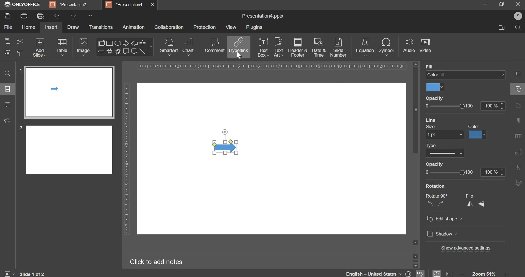 Image resolution: width=525 pixels, height=277 pixels. What do you see at coordinates (298, 48) in the screenshot?
I see `header & footer` at bounding box center [298, 48].